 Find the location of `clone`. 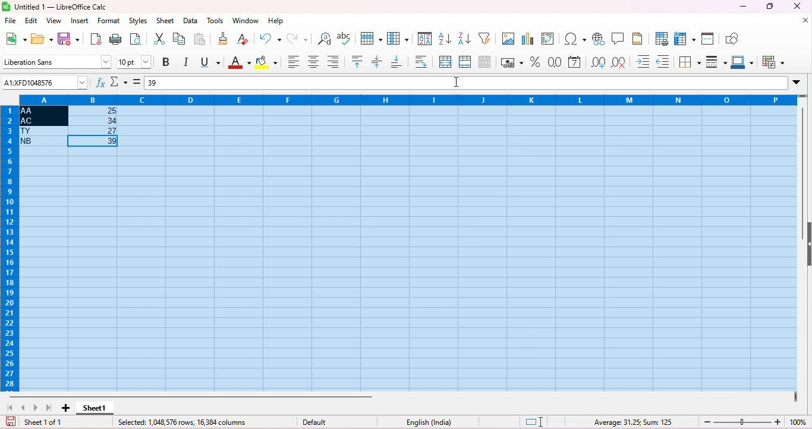

clone is located at coordinates (224, 38).